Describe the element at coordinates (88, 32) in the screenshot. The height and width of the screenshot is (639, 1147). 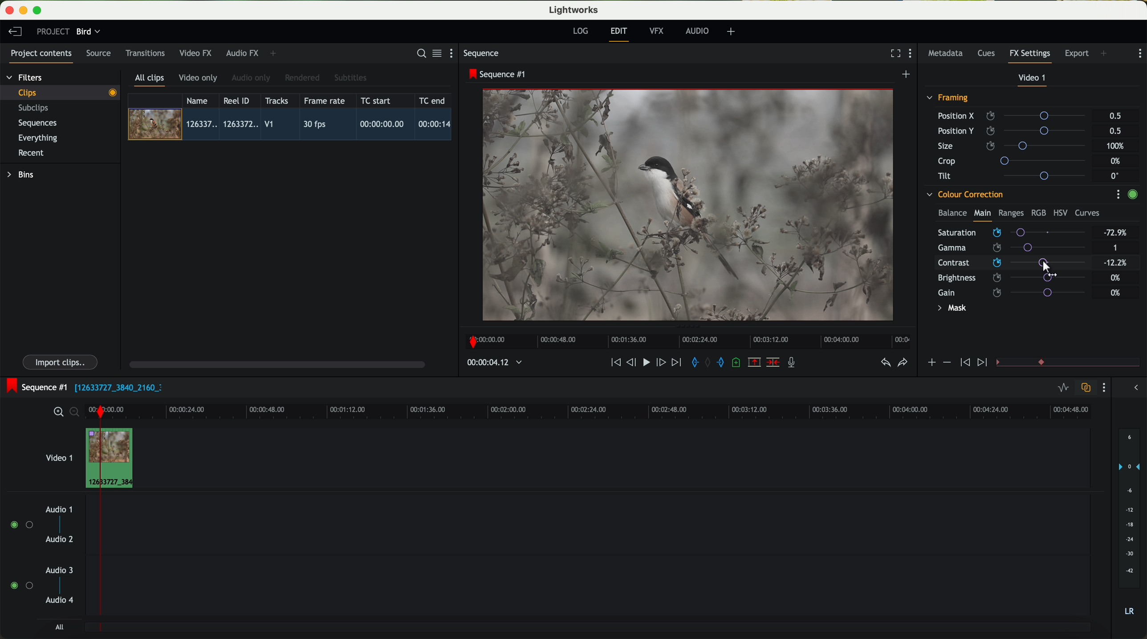
I see `bird` at that location.